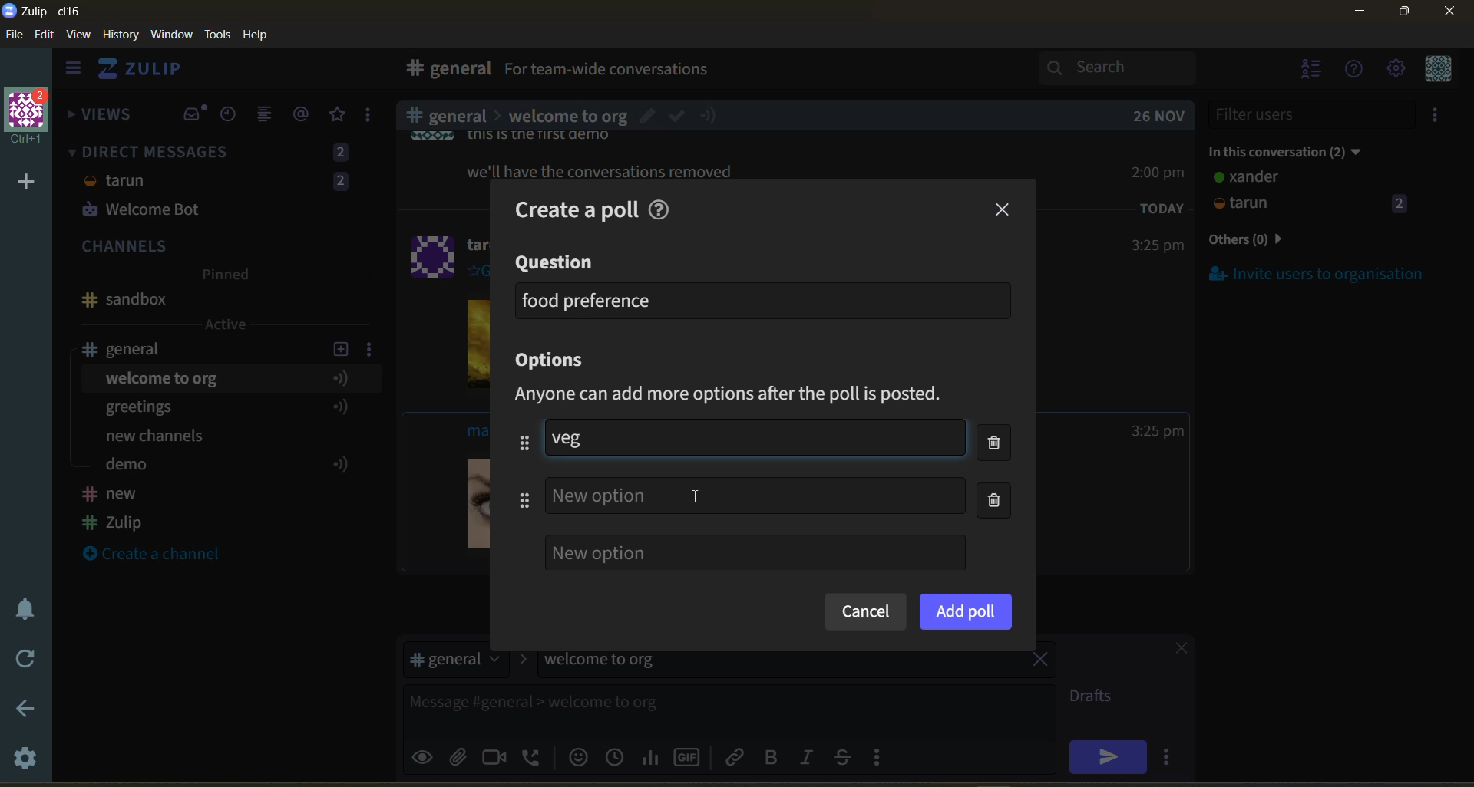 This screenshot has width=1474, height=787. What do you see at coordinates (31, 117) in the screenshot?
I see `organisation` at bounding box center [31, 117].